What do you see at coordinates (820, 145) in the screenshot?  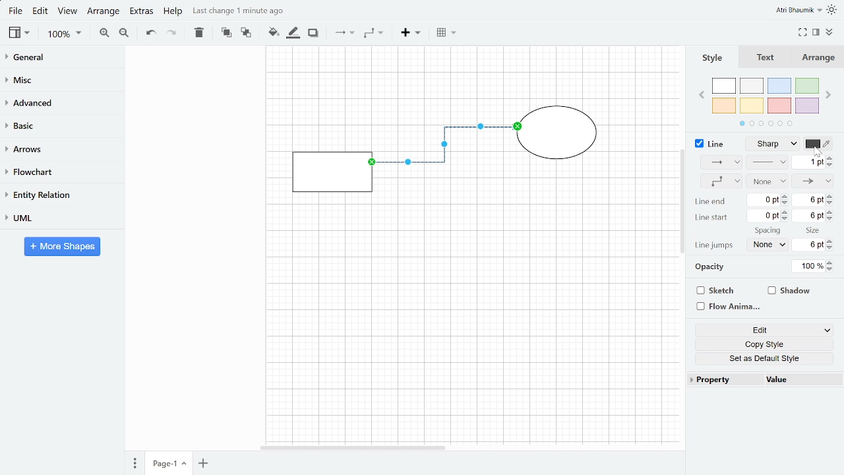 I see `Line color` at bounding box center [820, 145].